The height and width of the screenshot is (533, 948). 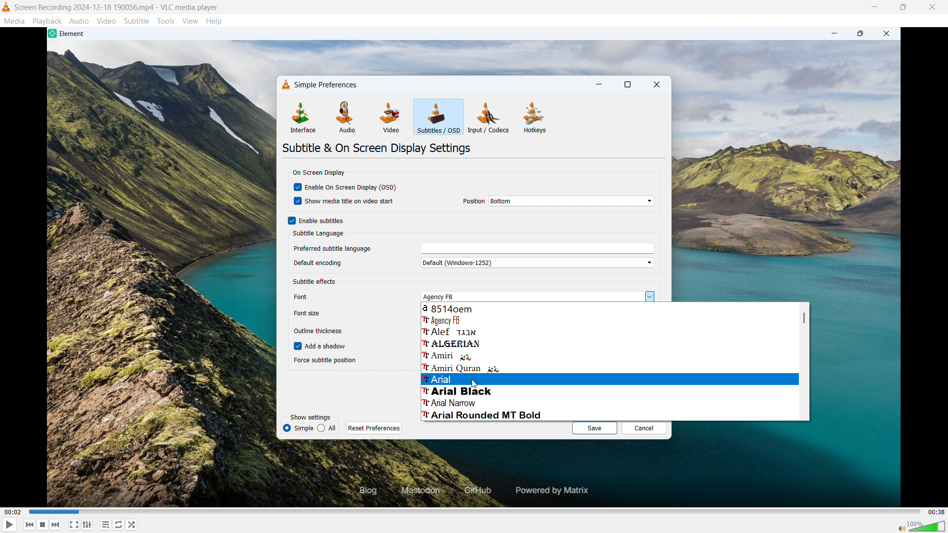 I want to click on font default color, so click(x=316, y=282).